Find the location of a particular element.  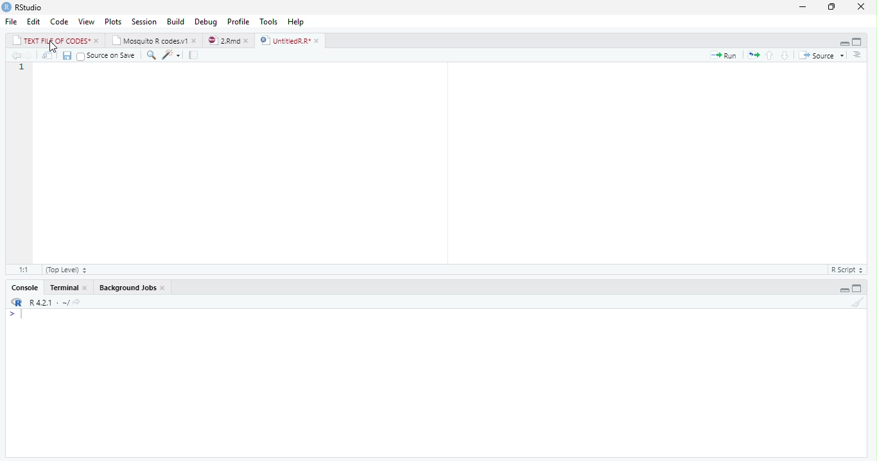

R 4.2.1 . ~/ is located at coordinates (55, 303).